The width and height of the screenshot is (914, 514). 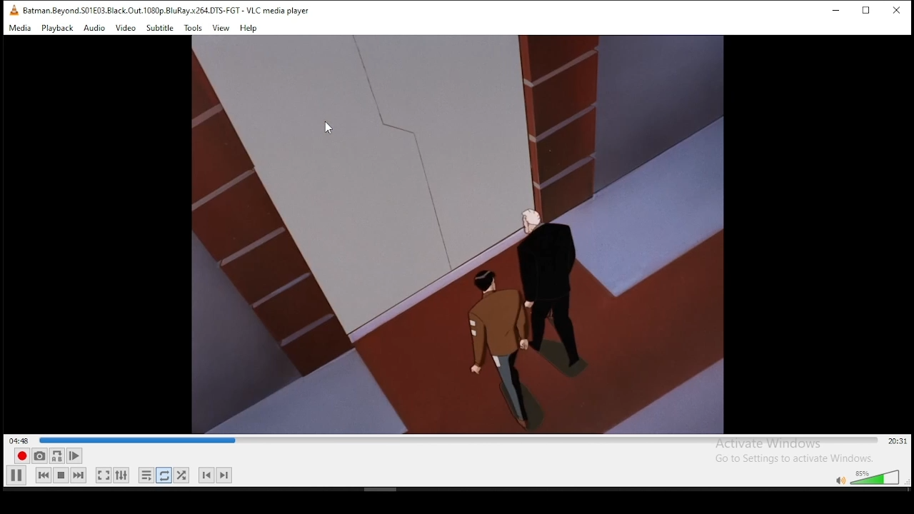 I want to click on cursor, so click(x=331, y=129).